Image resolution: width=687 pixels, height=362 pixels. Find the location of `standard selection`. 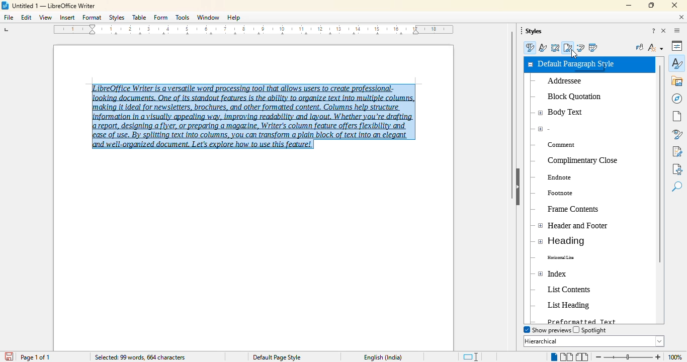

standard selection is located at coordinates (470, 357).